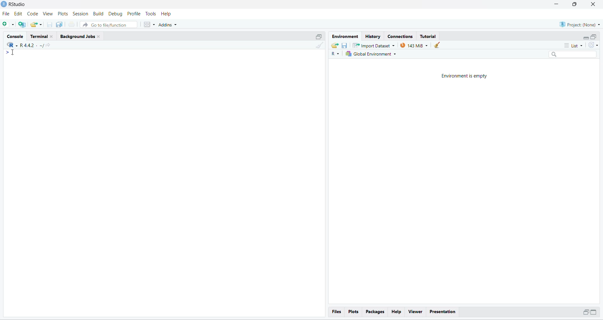 The height and width of the screenshot is (320, 603). What do you see at coordinates (4, 4) in the screenshot?
I see `logo` at bounding box center [4, 4].